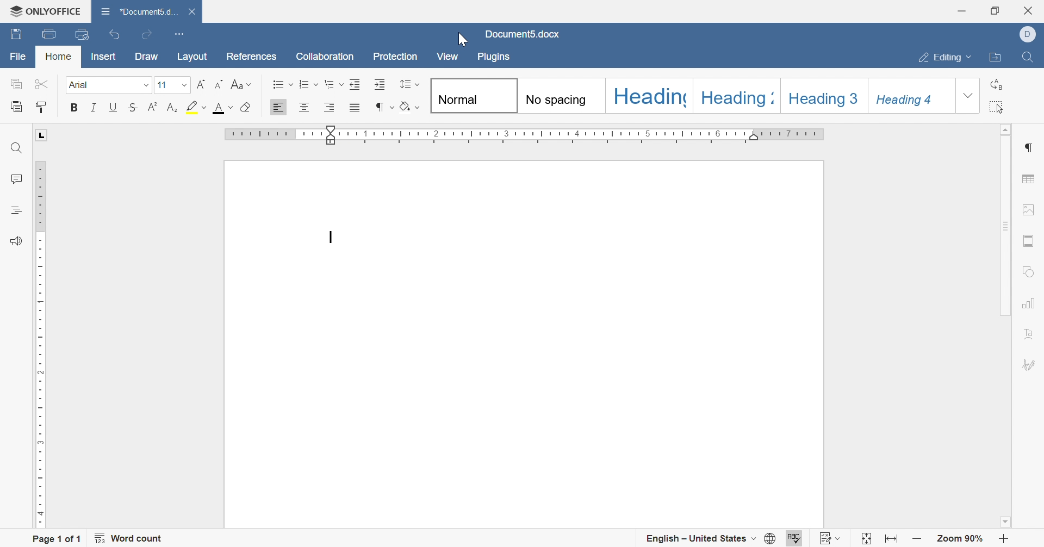 This screenshot has width=1044, height=547. I want to click on shading, so click(412, 108).